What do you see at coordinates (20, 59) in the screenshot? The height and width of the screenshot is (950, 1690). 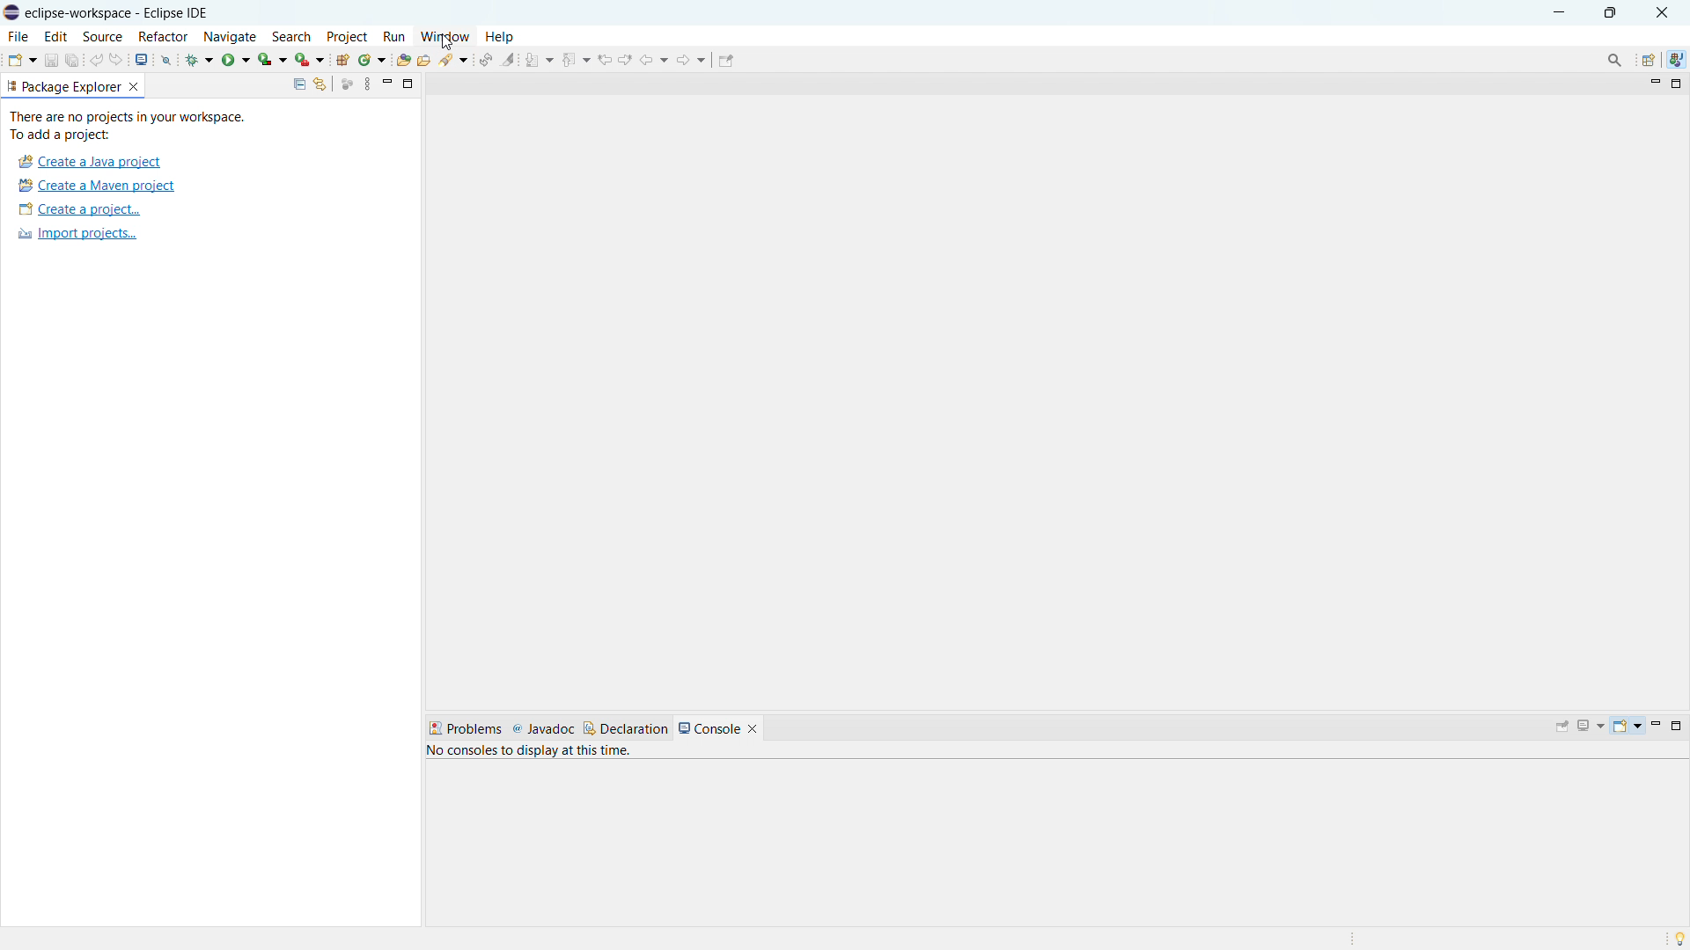 I see `new` at bounding box center [20, 59].